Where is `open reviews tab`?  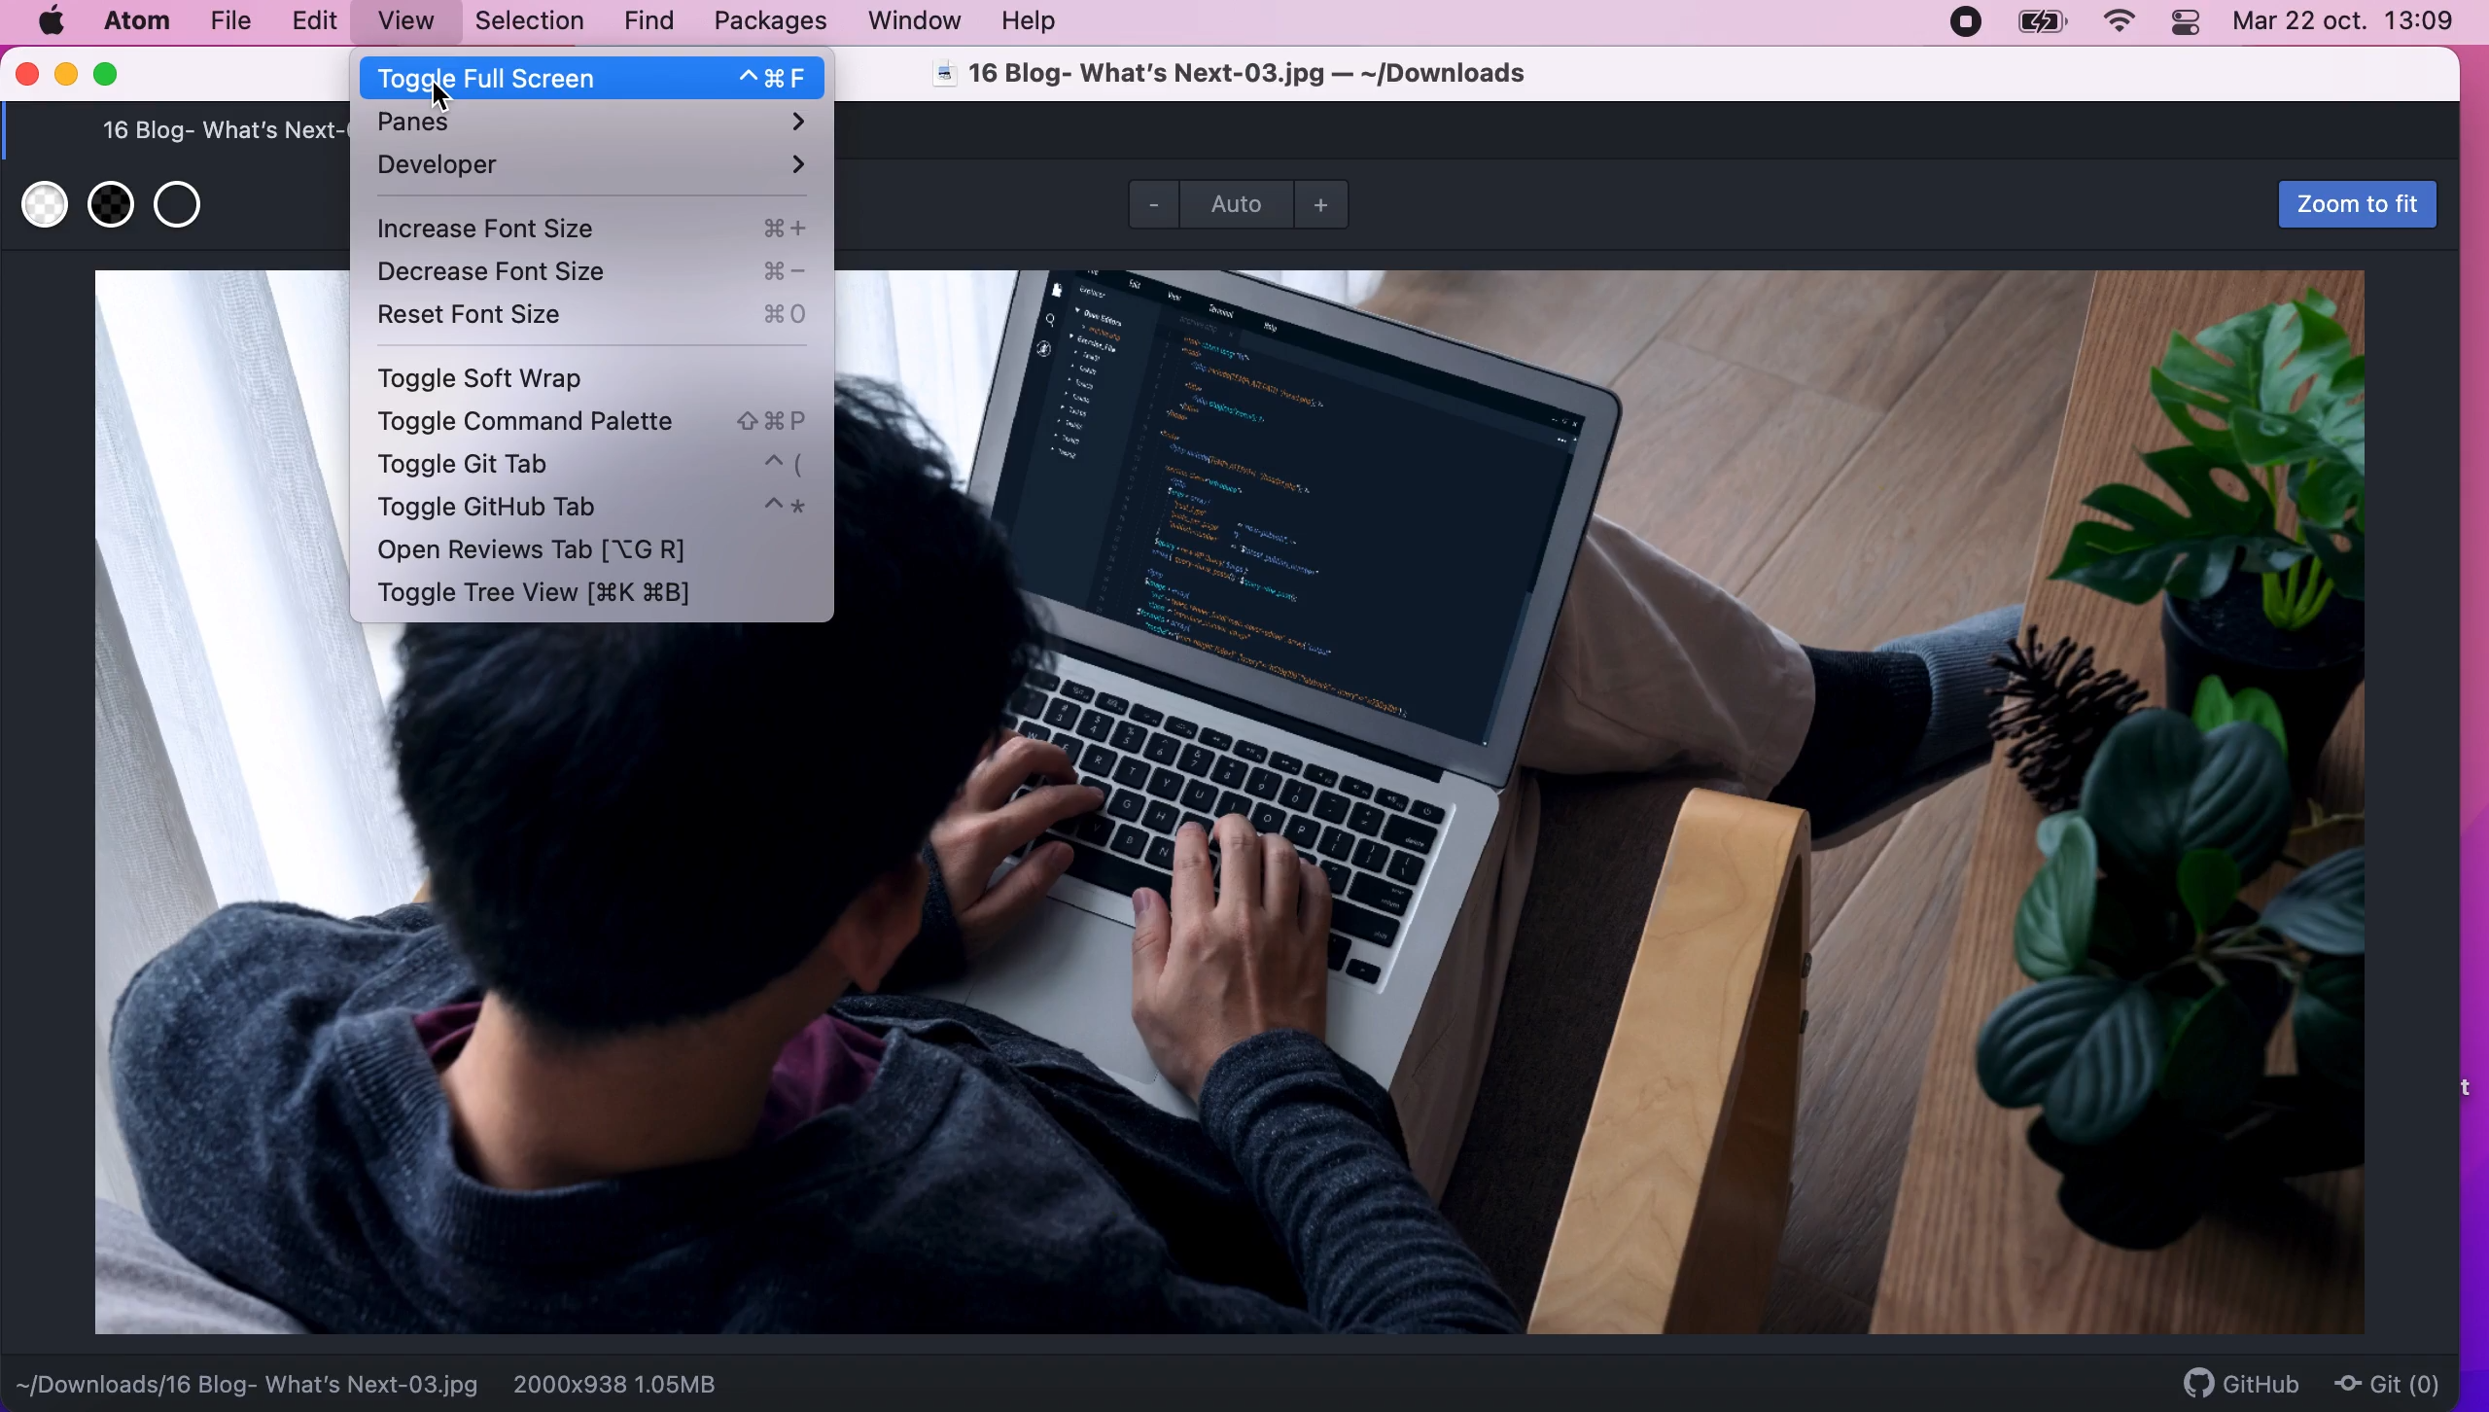
open reviews tab is located at coordinates (571, 548).